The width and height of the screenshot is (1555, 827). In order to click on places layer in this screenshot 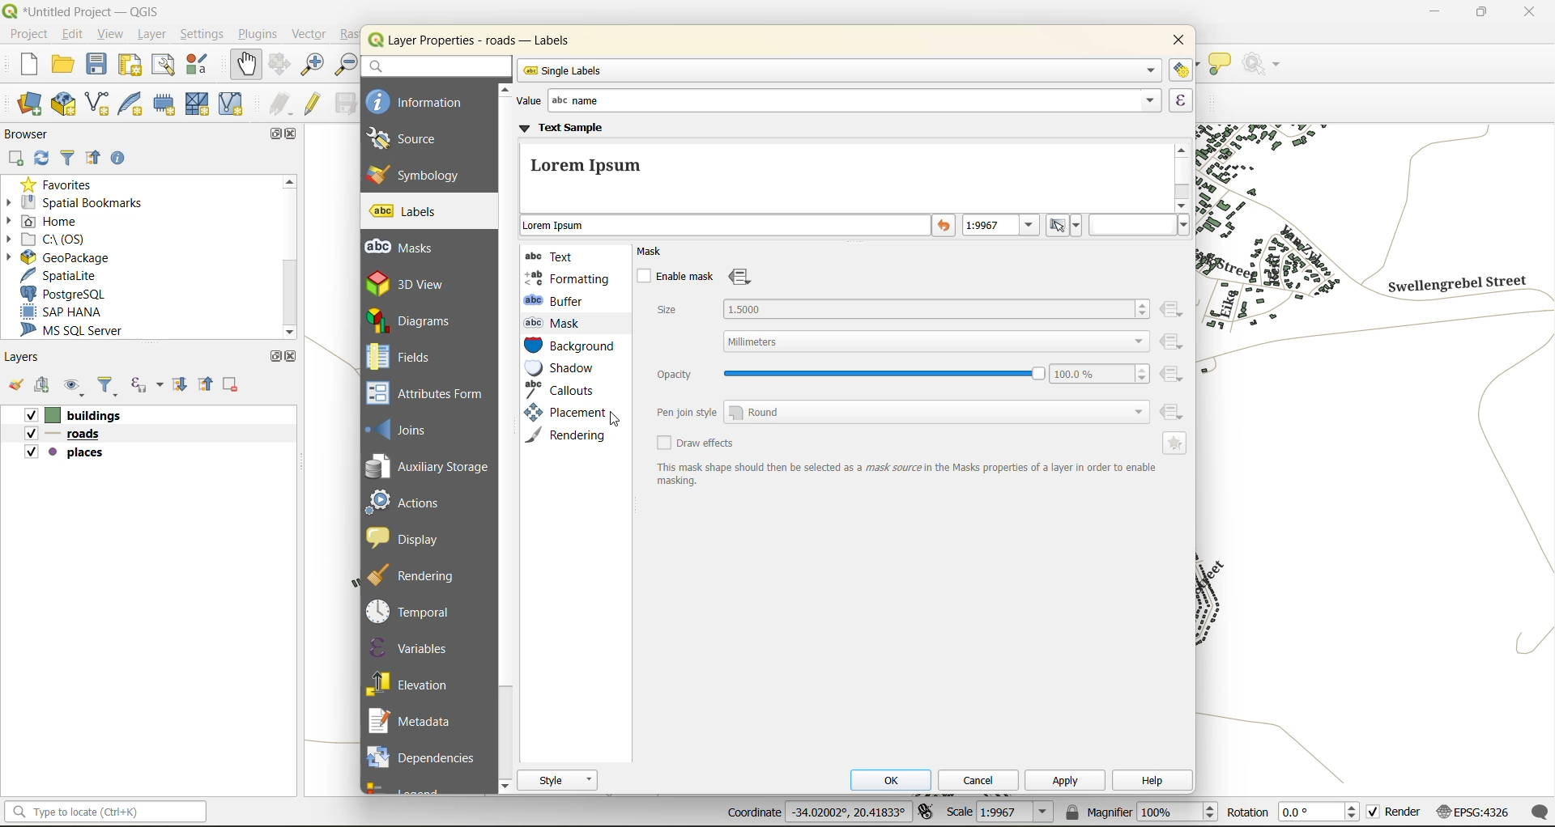, I will do `click(65, 453)`.